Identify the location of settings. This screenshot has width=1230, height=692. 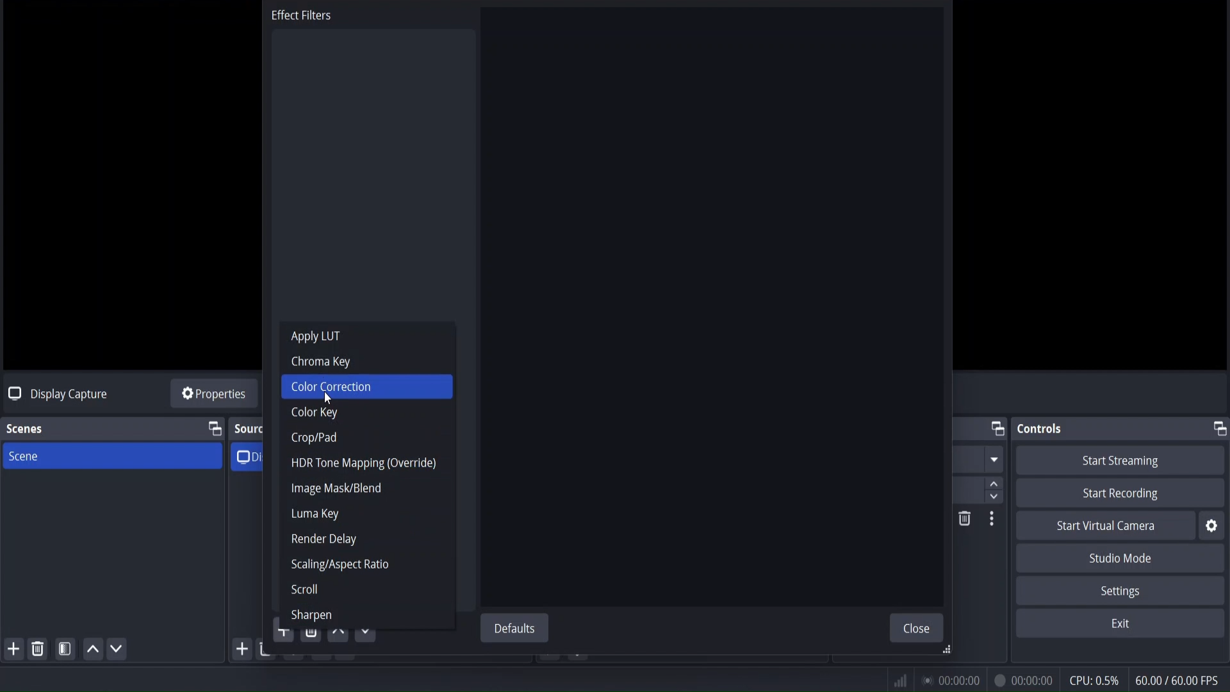
(1211, 526).